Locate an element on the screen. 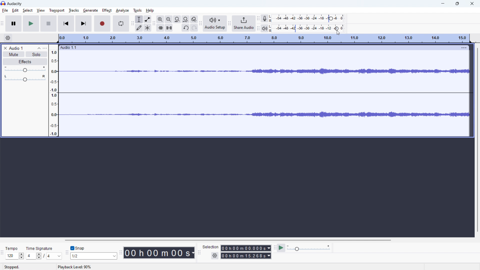 Image resolution: width=480 pixels, height=270 pixels. silence selection is located at coordinates (168, 27).